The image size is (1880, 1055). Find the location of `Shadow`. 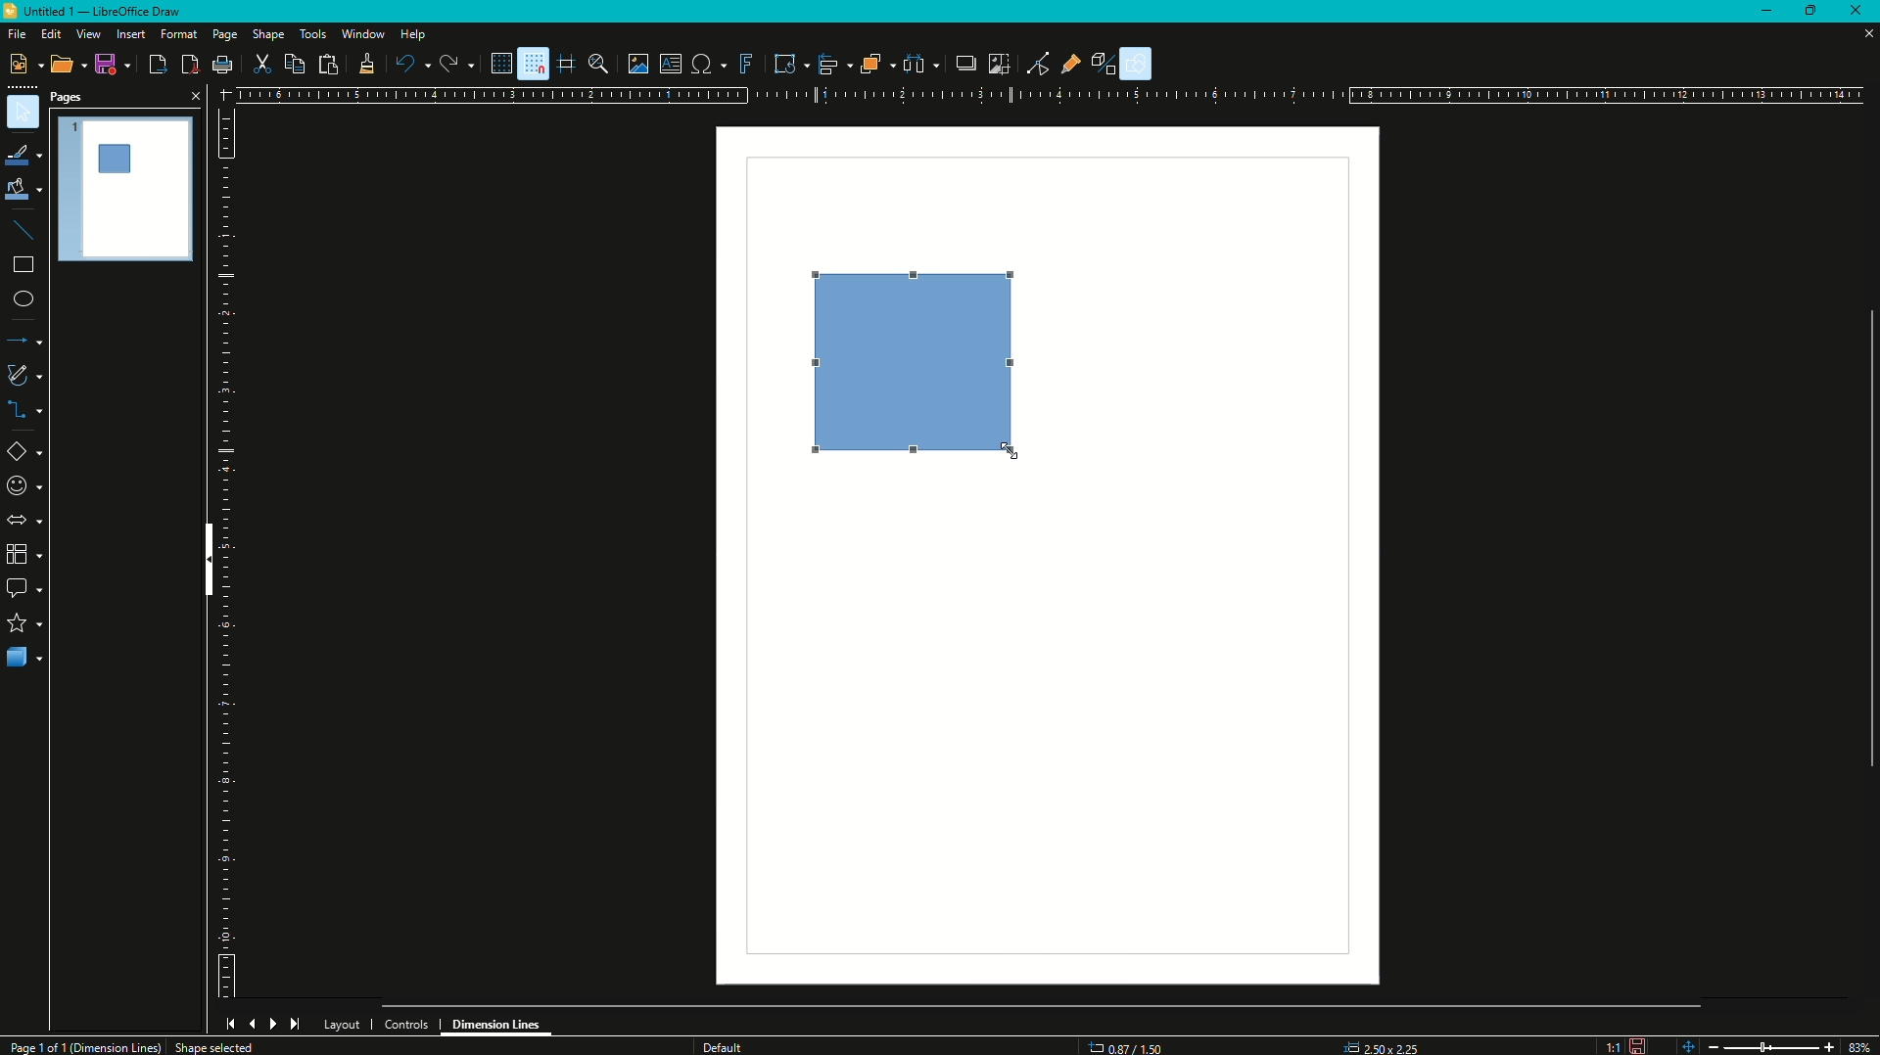

Shadow is located at coordinates (961, 64).